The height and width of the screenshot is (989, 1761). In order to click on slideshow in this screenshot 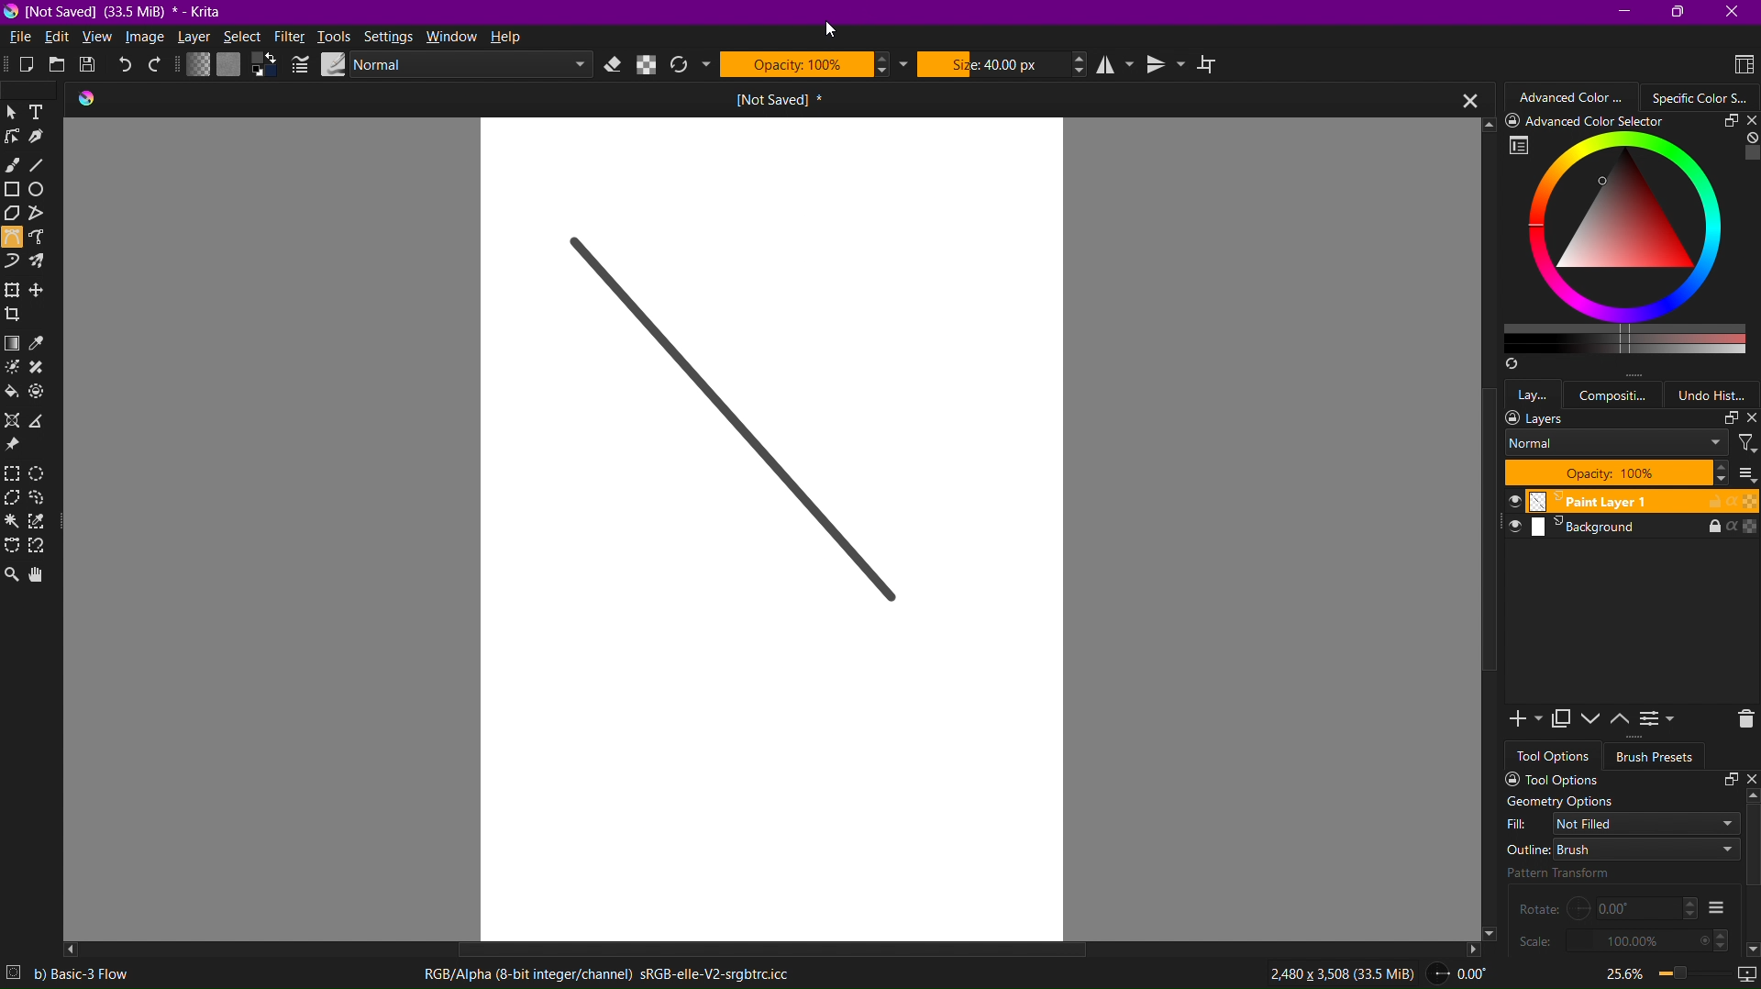, I will do `click(1743, 969)`.